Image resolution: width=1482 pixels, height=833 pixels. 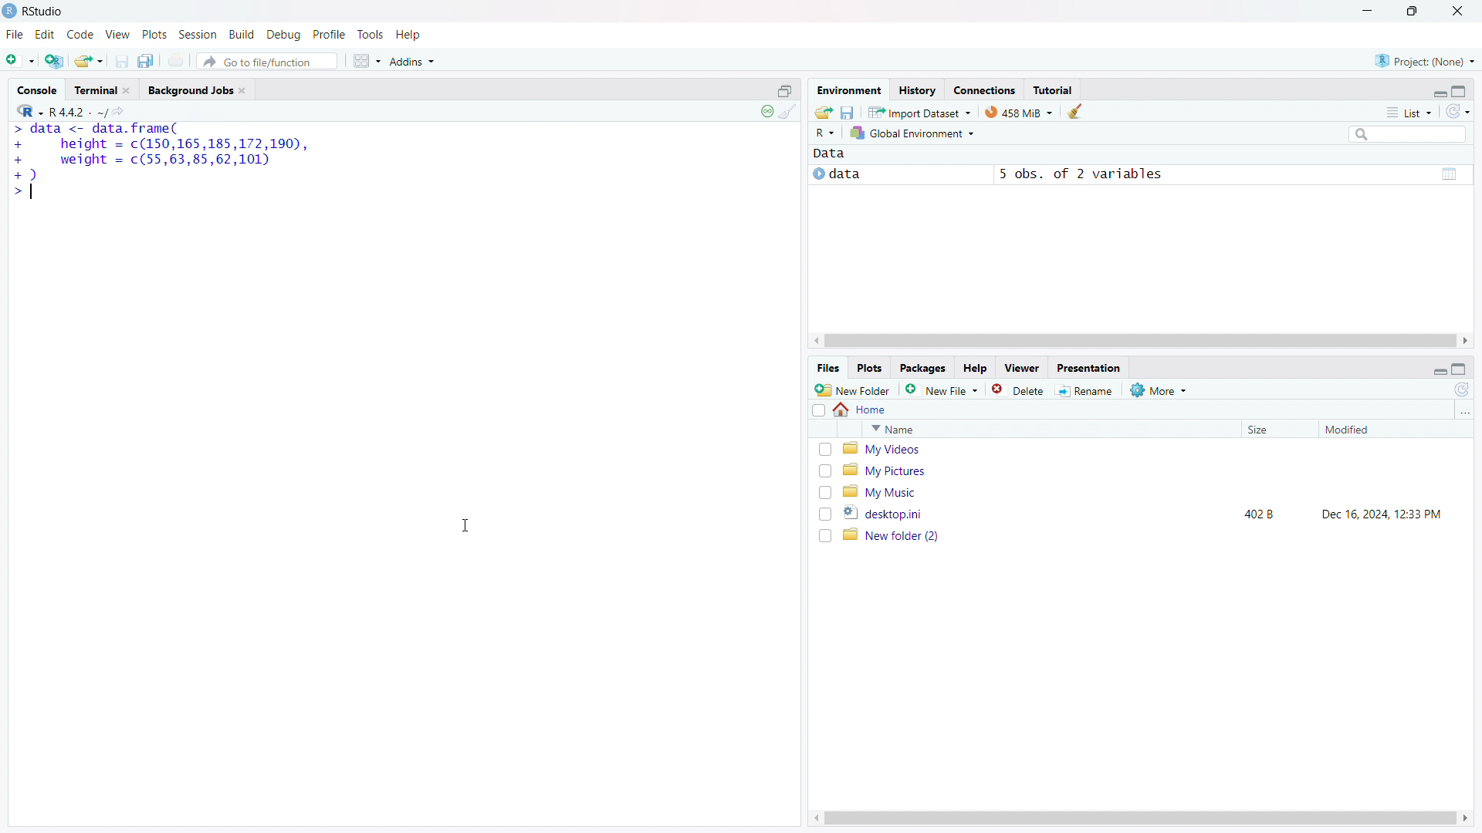 What do you see at coordinates (1425, 61) in the screenshot?
I see `select project` at bounding box center [1425, 61].